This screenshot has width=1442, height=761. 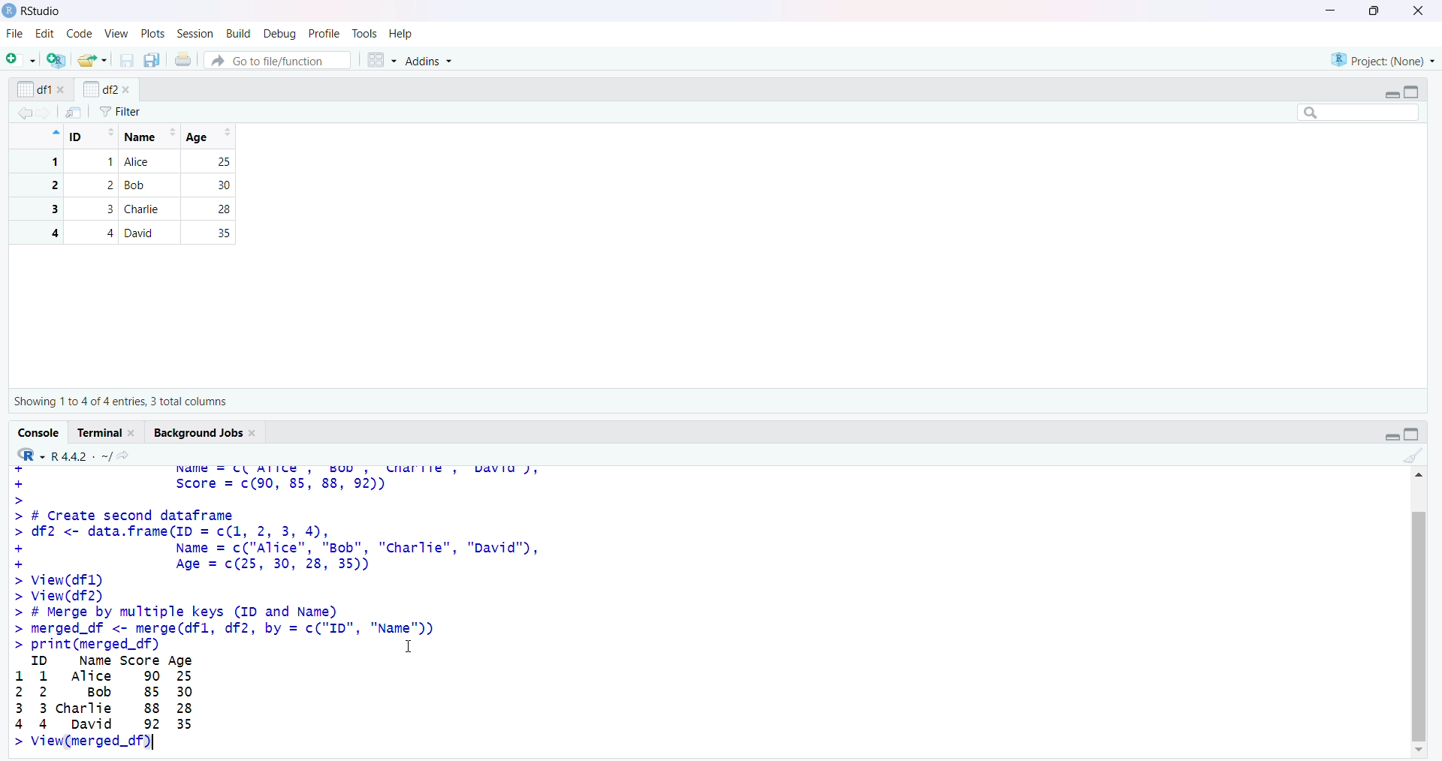 What do you see at coordinates (1419, 625) in the screenshot?
I see `scrollbar` at bounding box center [1419, 625].